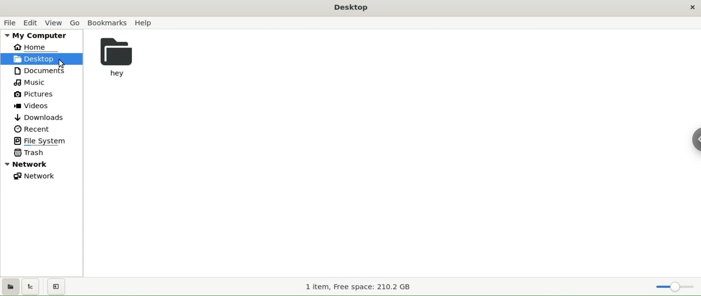 Image resolution: width=701 pixels, height=296 pixels. What do you see at coordinates (351, 7) in the screenshot?
I see `desktop` at bounding box center [351, 7].